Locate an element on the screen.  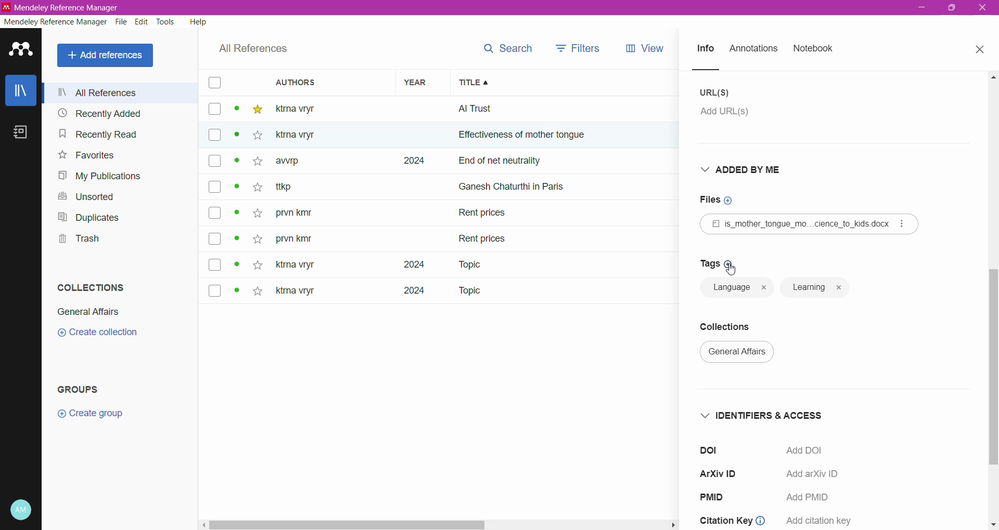
dot  is located at coordinates (234, 292).